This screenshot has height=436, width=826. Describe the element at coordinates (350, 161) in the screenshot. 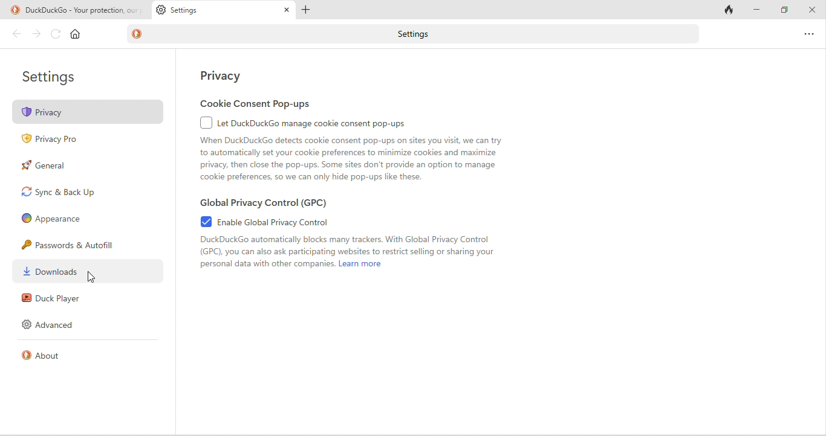

I see `‘When DuckDuckGo detects cookie consent pop-ups on sites you visit, we can try to automatically set your cookie preferences to minimize cookies and maximize privacy, then close the pop-ups. Some sites don't provide an option to manage cookie preferences, so we can only hide pop-ups like these.` at that location.